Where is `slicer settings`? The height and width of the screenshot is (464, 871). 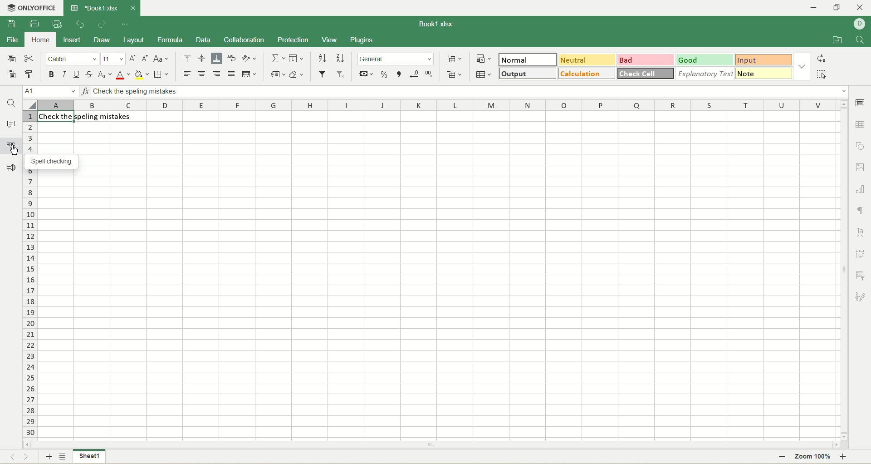
slicer settings is located at coordinates (861, 275).